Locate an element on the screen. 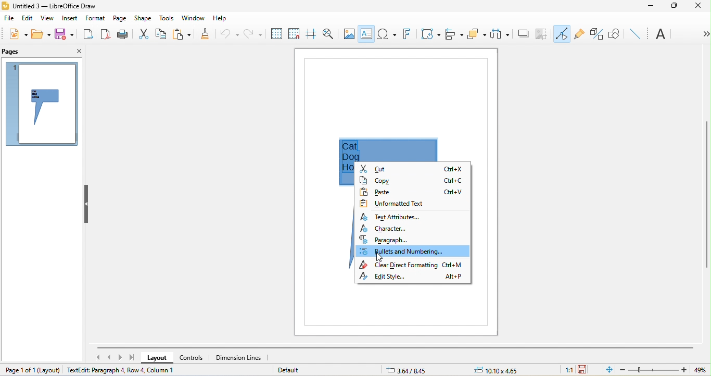  pages is located at coordinates (13, 51).